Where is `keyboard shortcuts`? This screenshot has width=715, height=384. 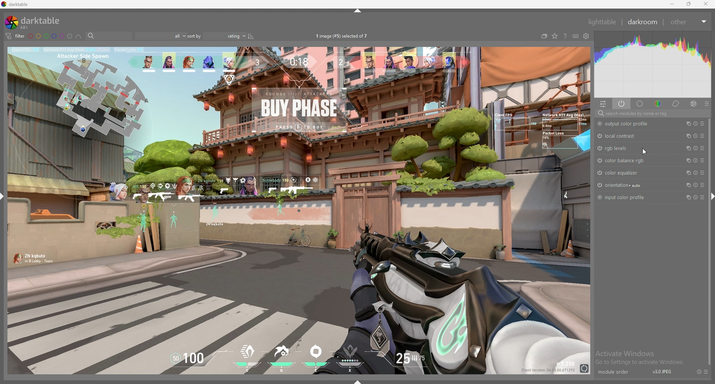 keyboard shortcuts is located at coordinates (576, 37).